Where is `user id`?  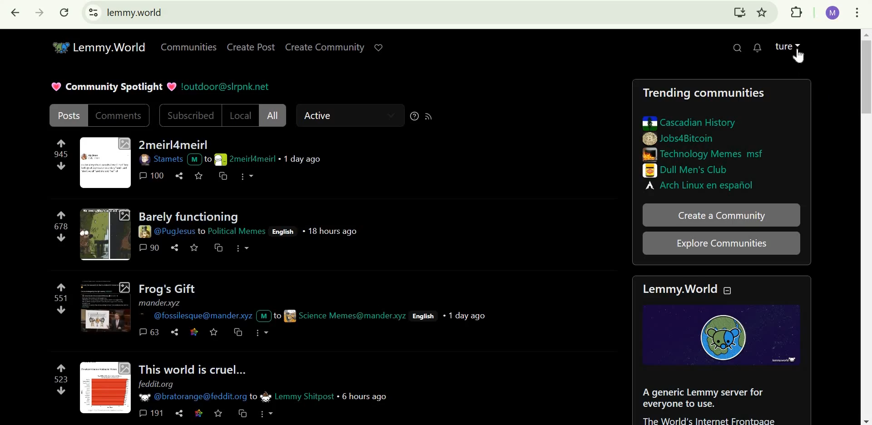
user id is located at coordinates (342, 316).